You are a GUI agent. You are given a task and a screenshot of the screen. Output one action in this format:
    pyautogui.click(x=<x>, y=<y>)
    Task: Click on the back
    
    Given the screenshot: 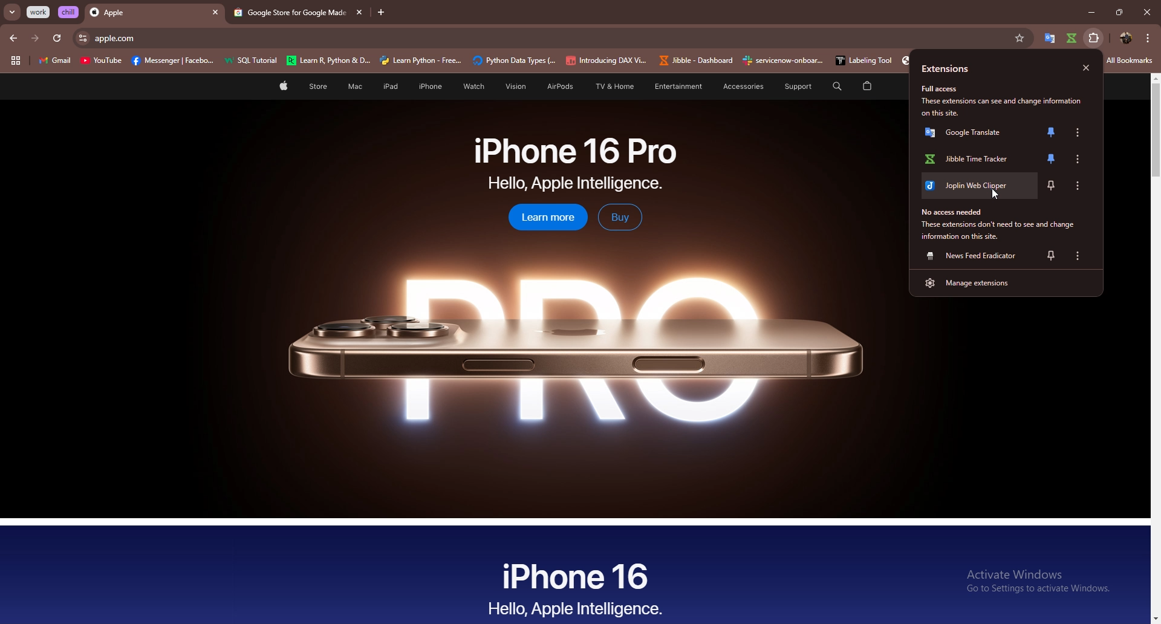 What is the action you would take?
    pyautogui.click(x=15, y=38)
    